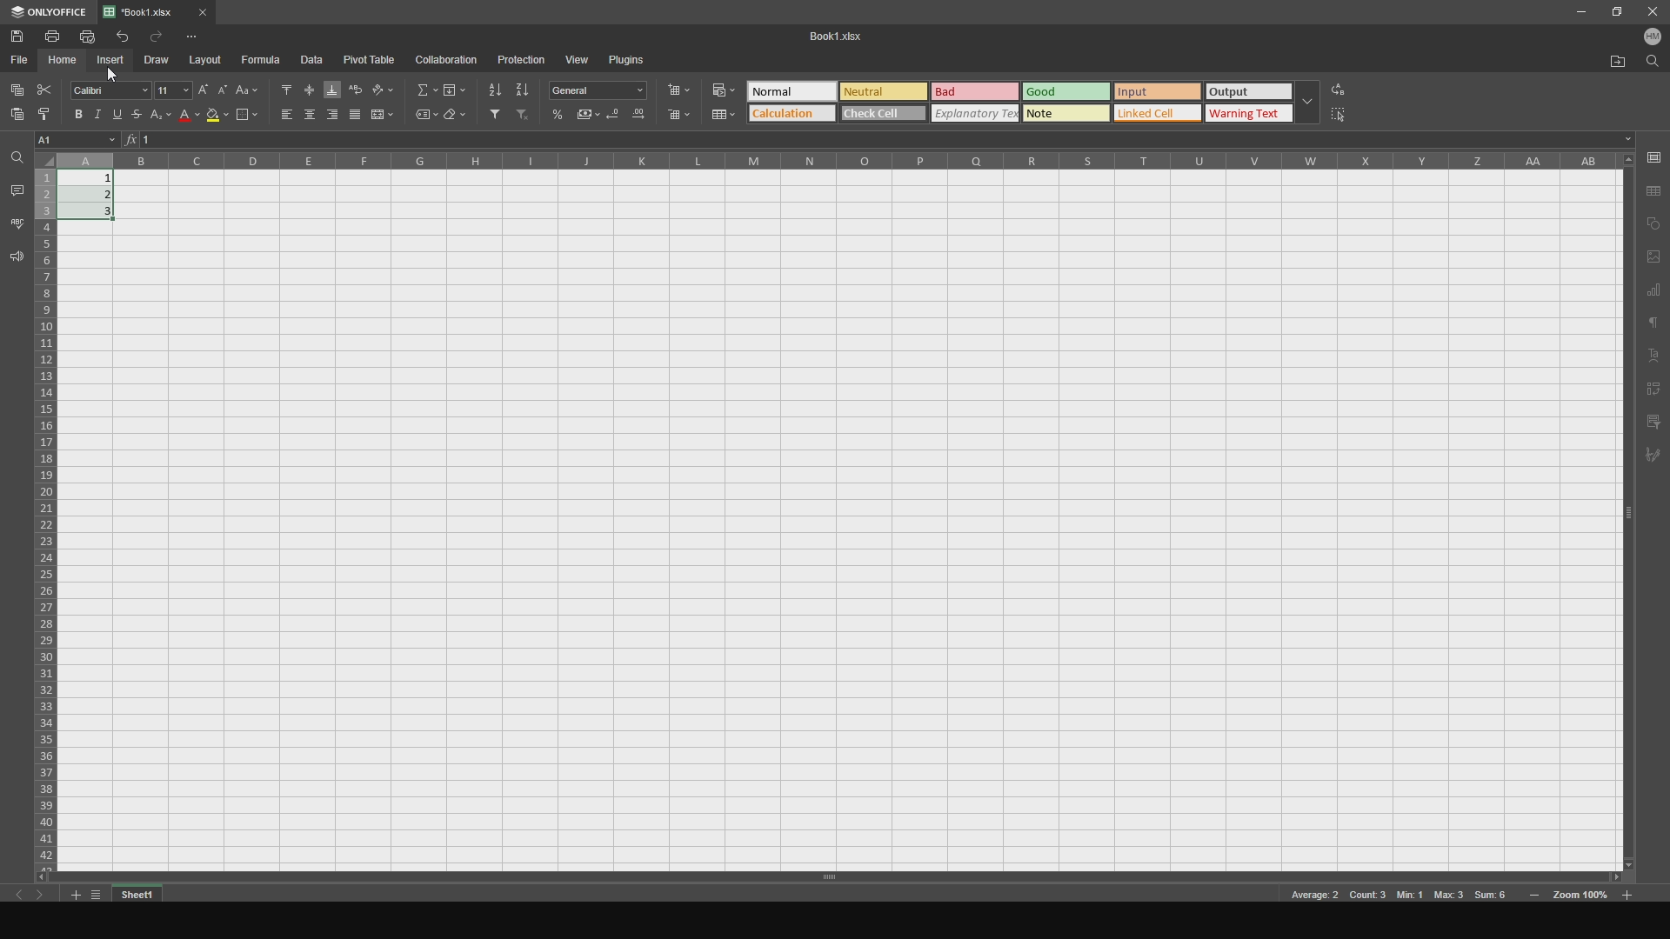 Image resolution: width=1670 pixels, height=939 pixels. Describe the element at coordinates (454, 89) in the screenshot. I see `fill` at that location.